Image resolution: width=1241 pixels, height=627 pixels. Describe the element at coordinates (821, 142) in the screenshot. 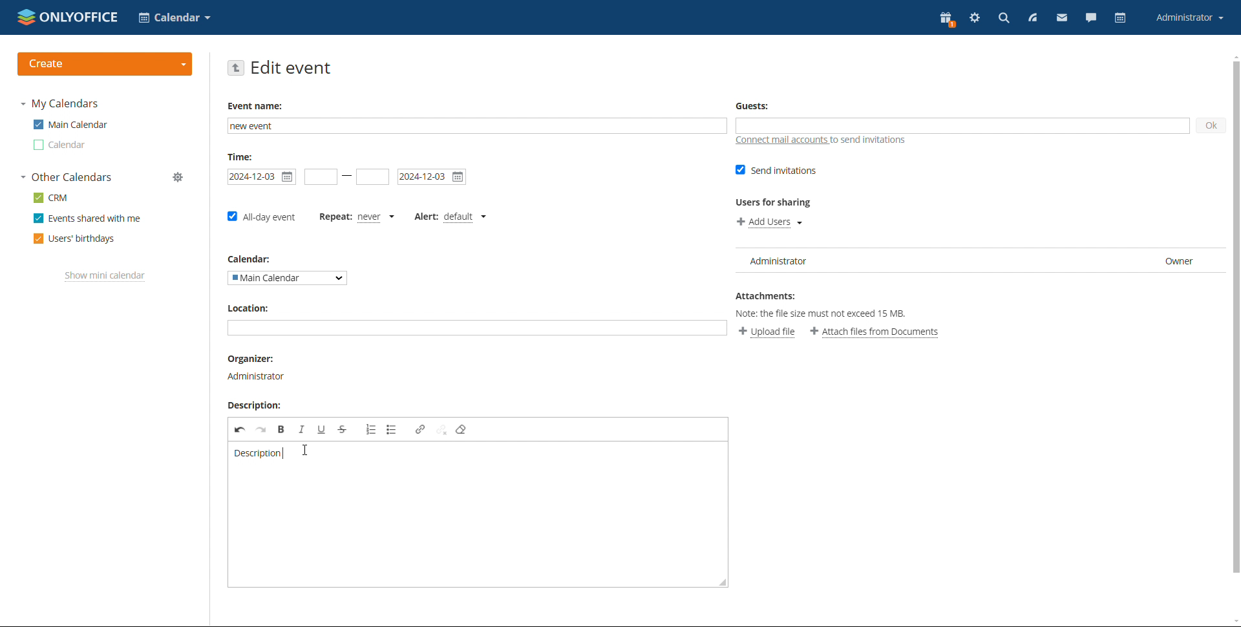

I see `connect mail accounts` at that location.